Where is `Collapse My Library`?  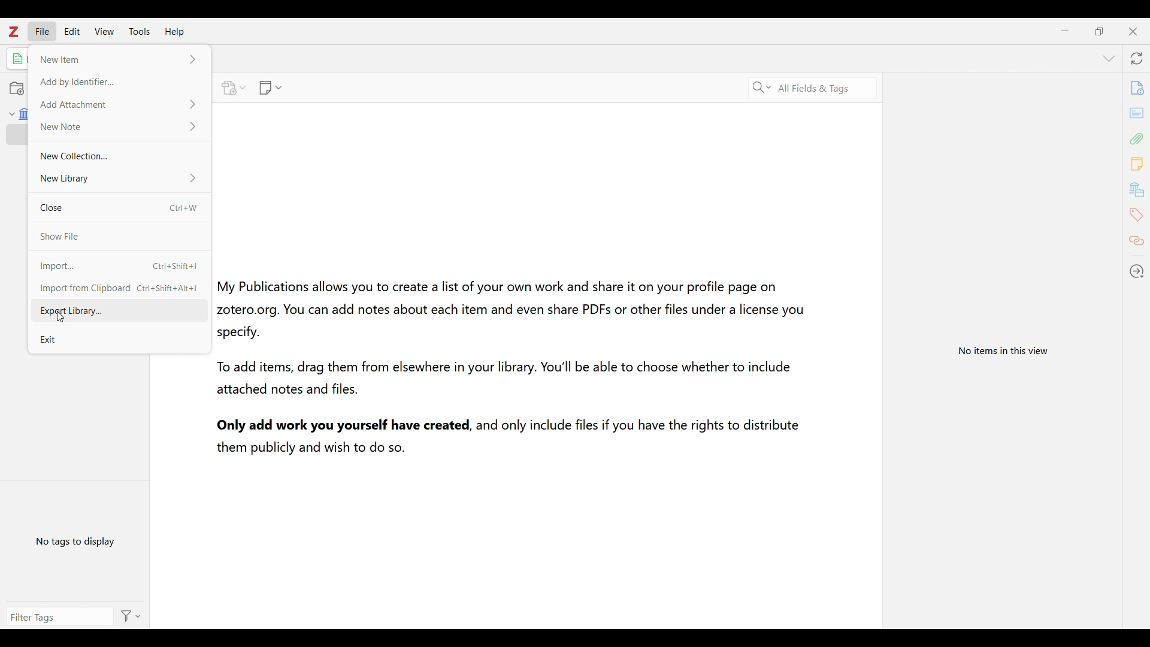
Collapse My Library is located at coordinates (12, 114).